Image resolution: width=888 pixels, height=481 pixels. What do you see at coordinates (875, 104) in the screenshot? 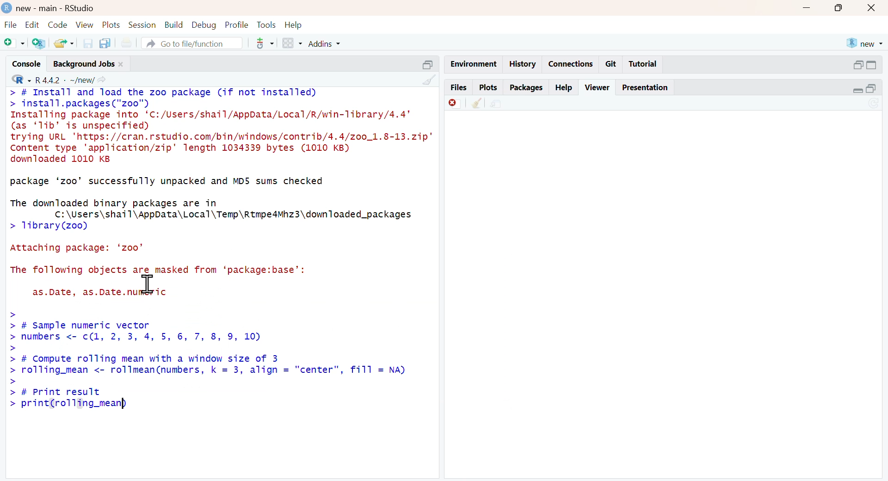
I see `Sync` at bounding box center [875, 104].